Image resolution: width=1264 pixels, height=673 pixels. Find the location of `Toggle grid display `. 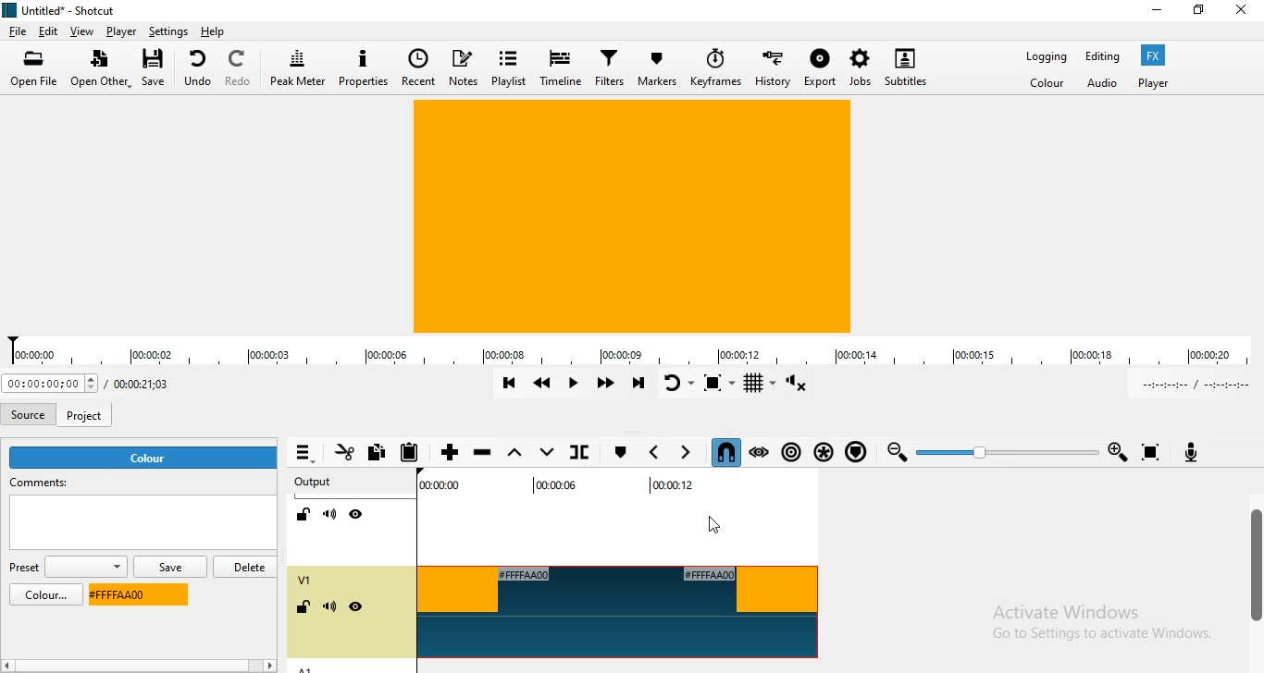

Toggle grid display  is located at coordinates (760, 384).